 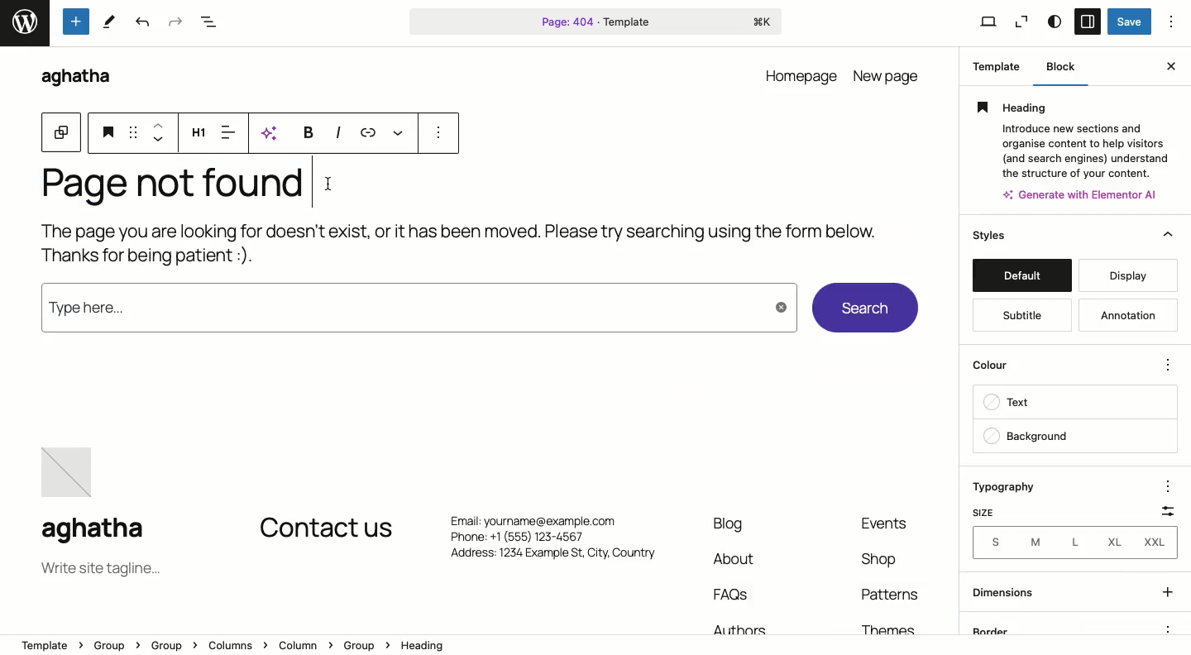 I want to click on Save, so click(x=1130, y=22).